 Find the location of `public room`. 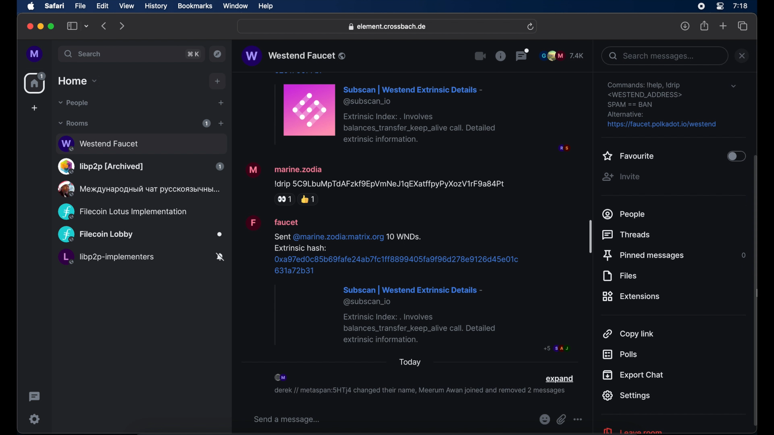

public room is located at coordinates (141, 258).